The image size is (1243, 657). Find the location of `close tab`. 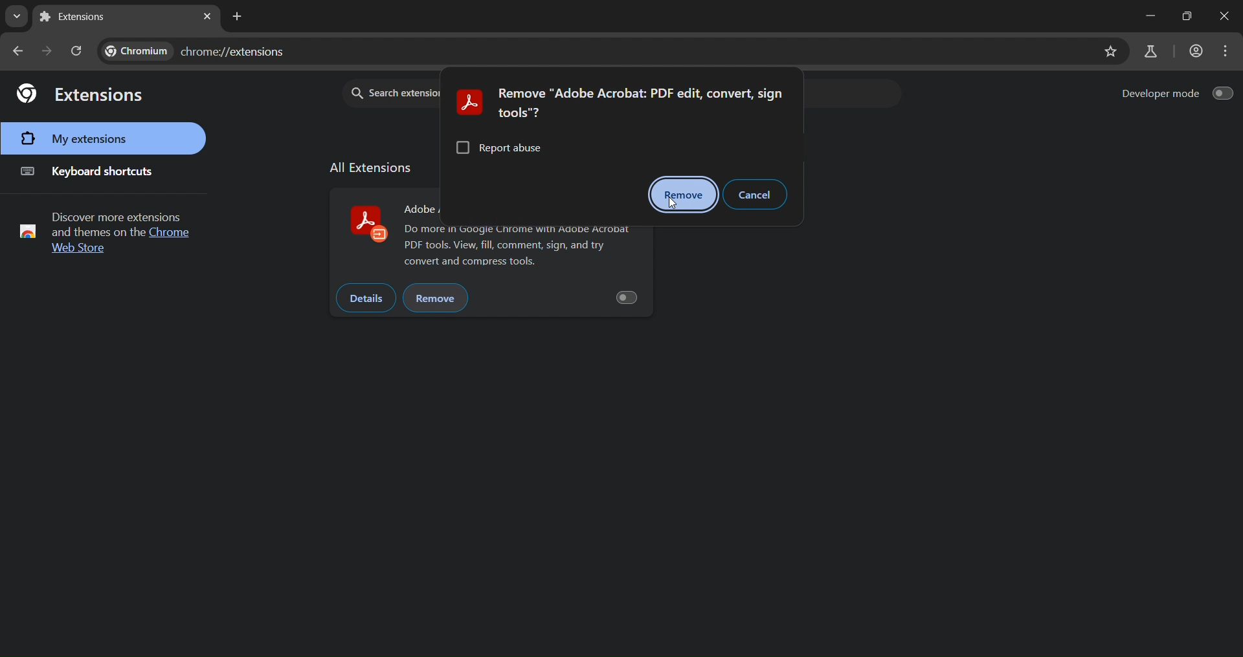

close tab is located at coordinates (207, 17).